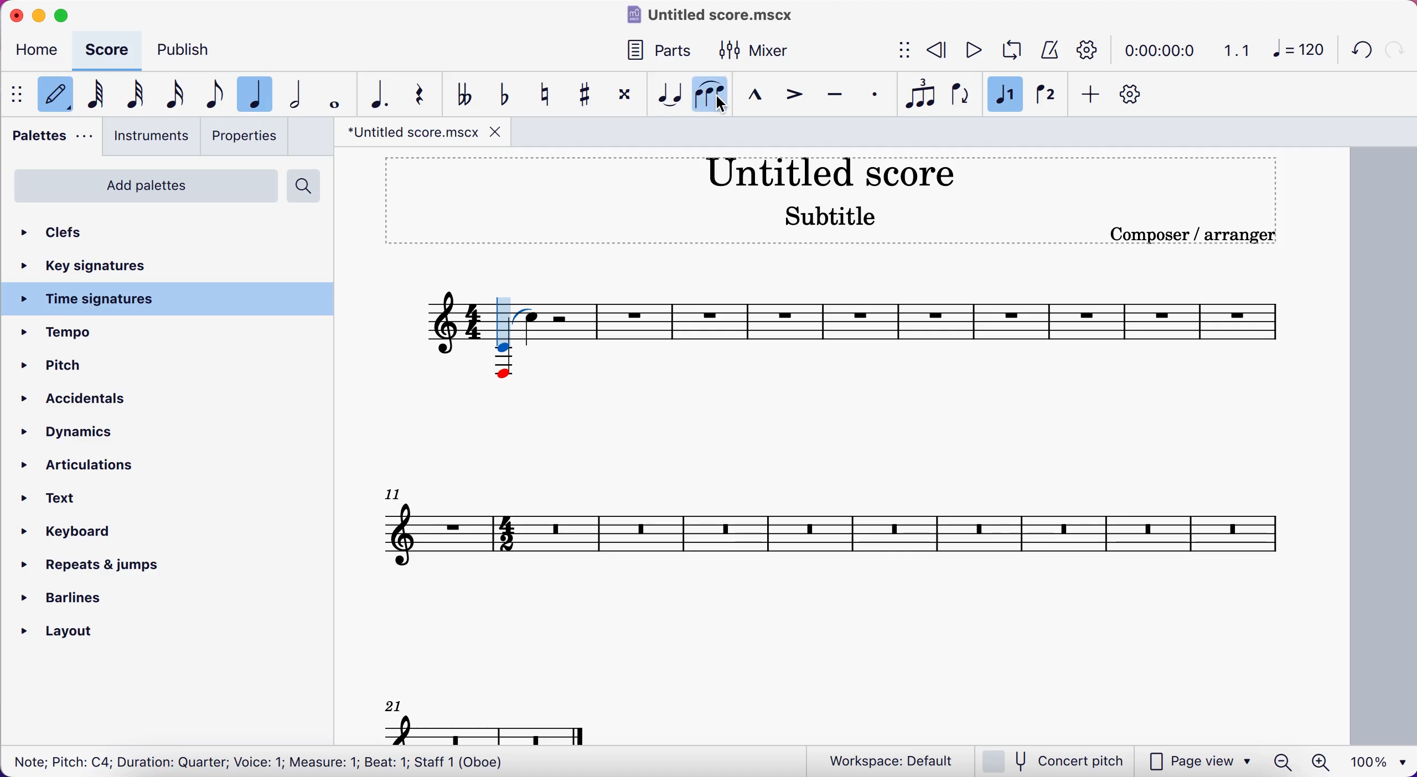 The image size is (1417, 777). What do you see at coordinates (1296, 53) in the screenshot?
I see `120` at bounding box center [1296, 53].